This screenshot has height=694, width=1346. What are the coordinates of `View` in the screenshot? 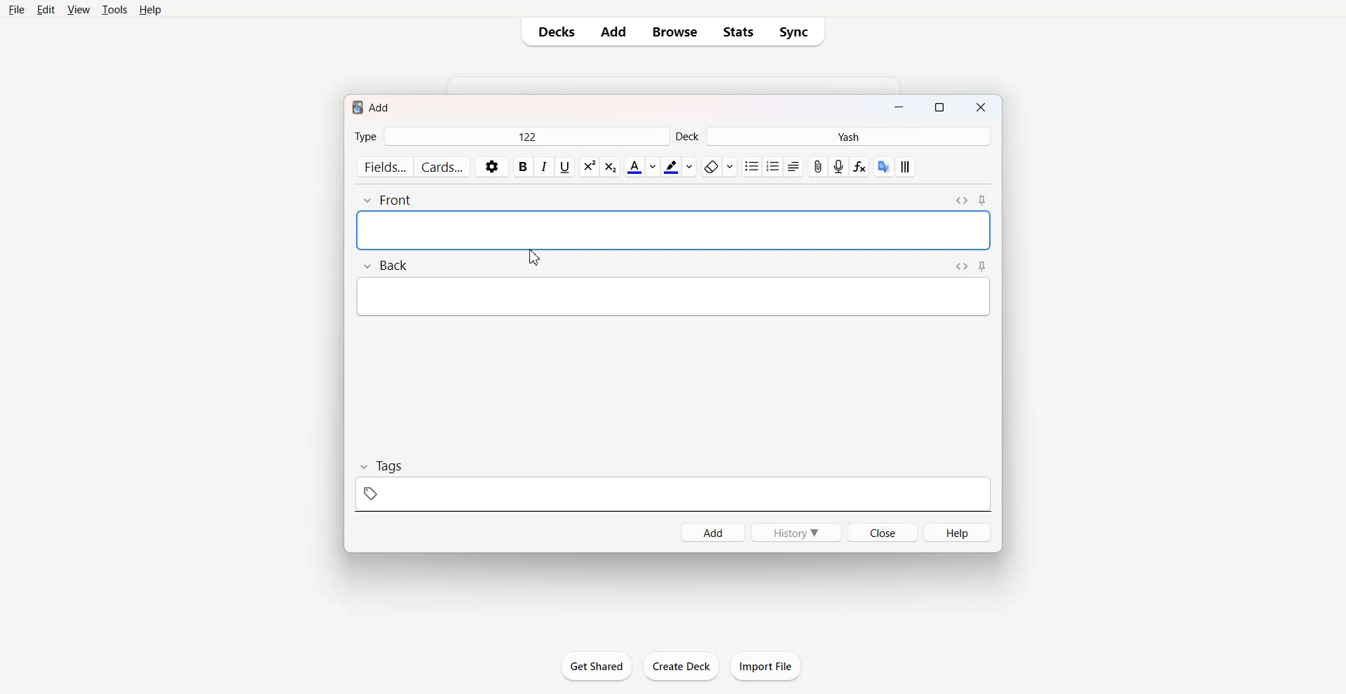 It's located at (79, 11).